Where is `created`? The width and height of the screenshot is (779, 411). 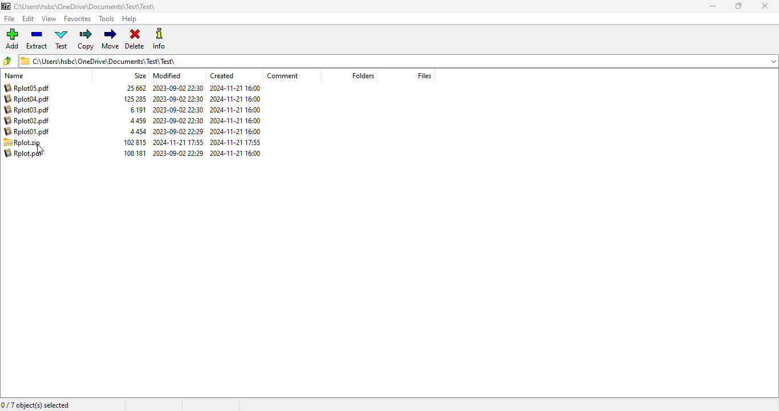
created is located at coordinates (223, 76).